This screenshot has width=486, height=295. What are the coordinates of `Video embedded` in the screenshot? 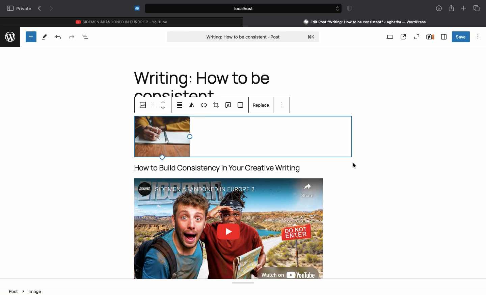 It's located at (227, 227).